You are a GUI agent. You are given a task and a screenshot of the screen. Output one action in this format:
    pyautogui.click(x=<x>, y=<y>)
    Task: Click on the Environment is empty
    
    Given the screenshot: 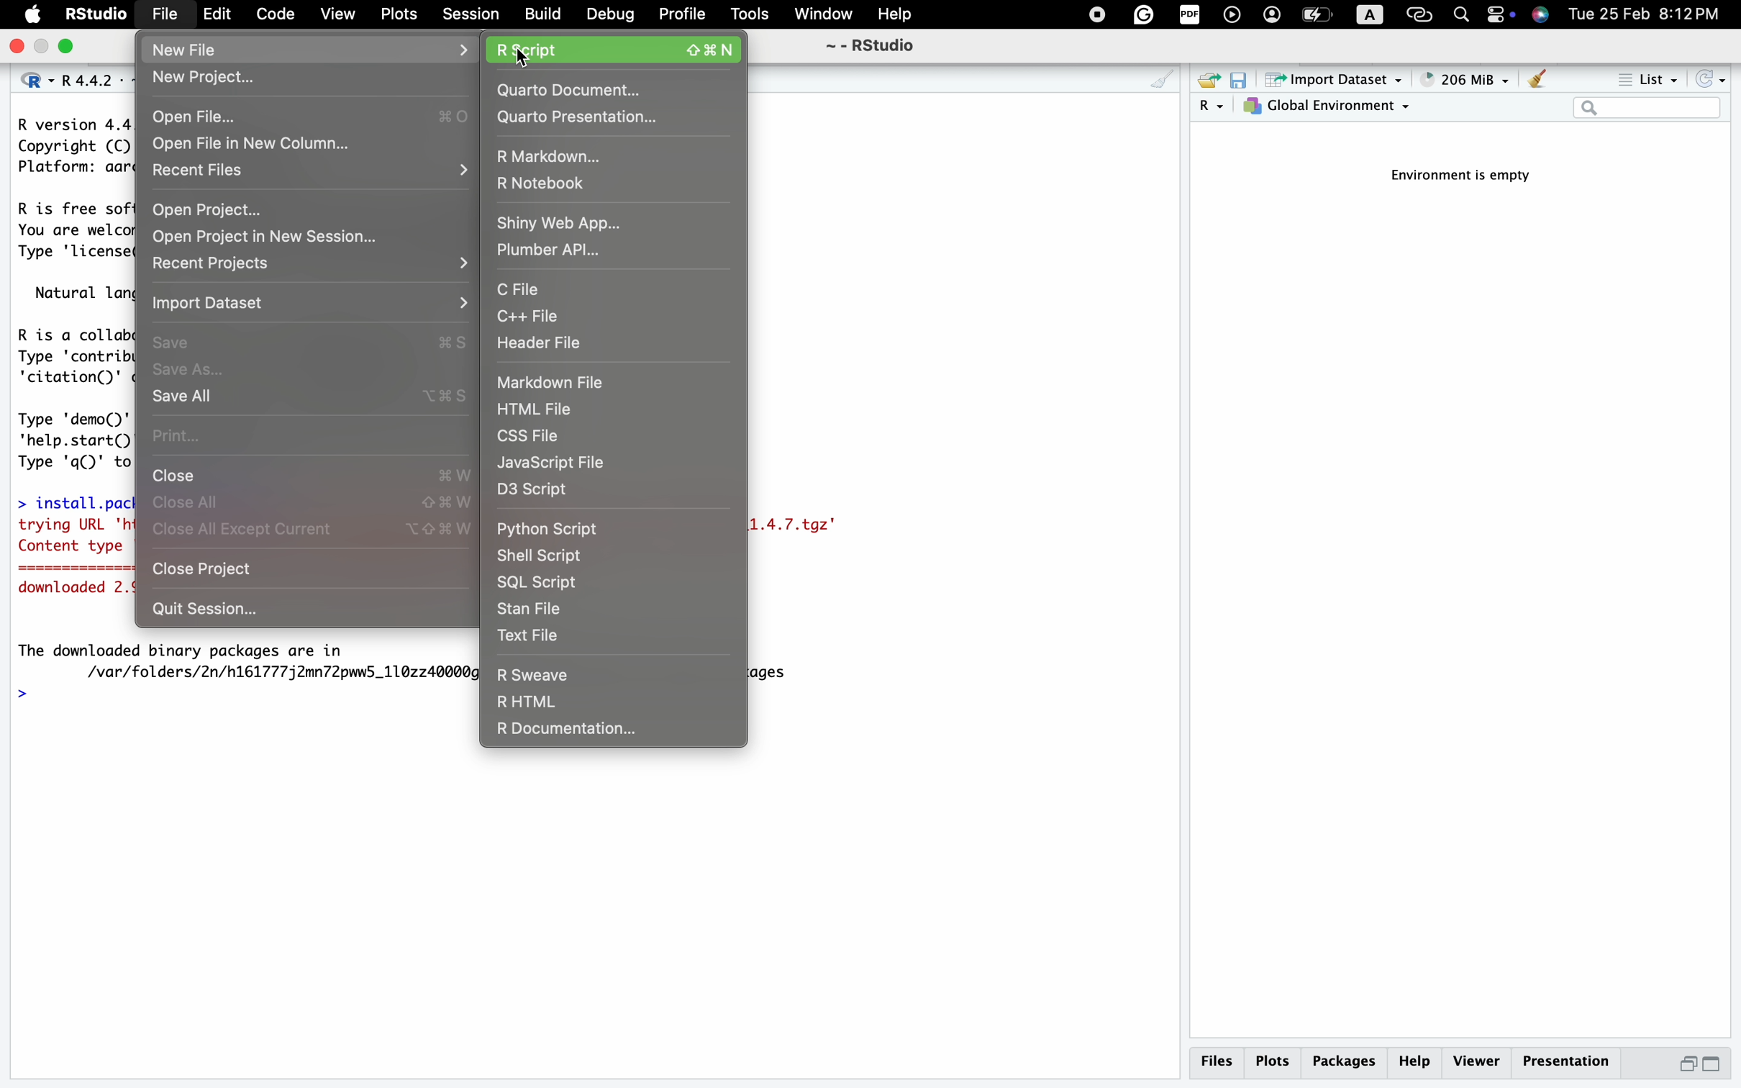 What is the action you would take?
    pyautogui.click(x=1469, y=176)
    